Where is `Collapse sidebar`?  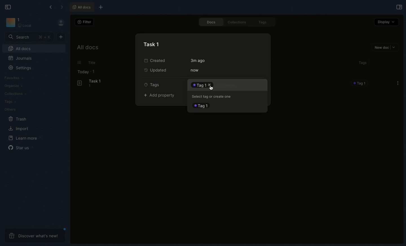 Collapse sidebar is located at coordinates (10, 8).